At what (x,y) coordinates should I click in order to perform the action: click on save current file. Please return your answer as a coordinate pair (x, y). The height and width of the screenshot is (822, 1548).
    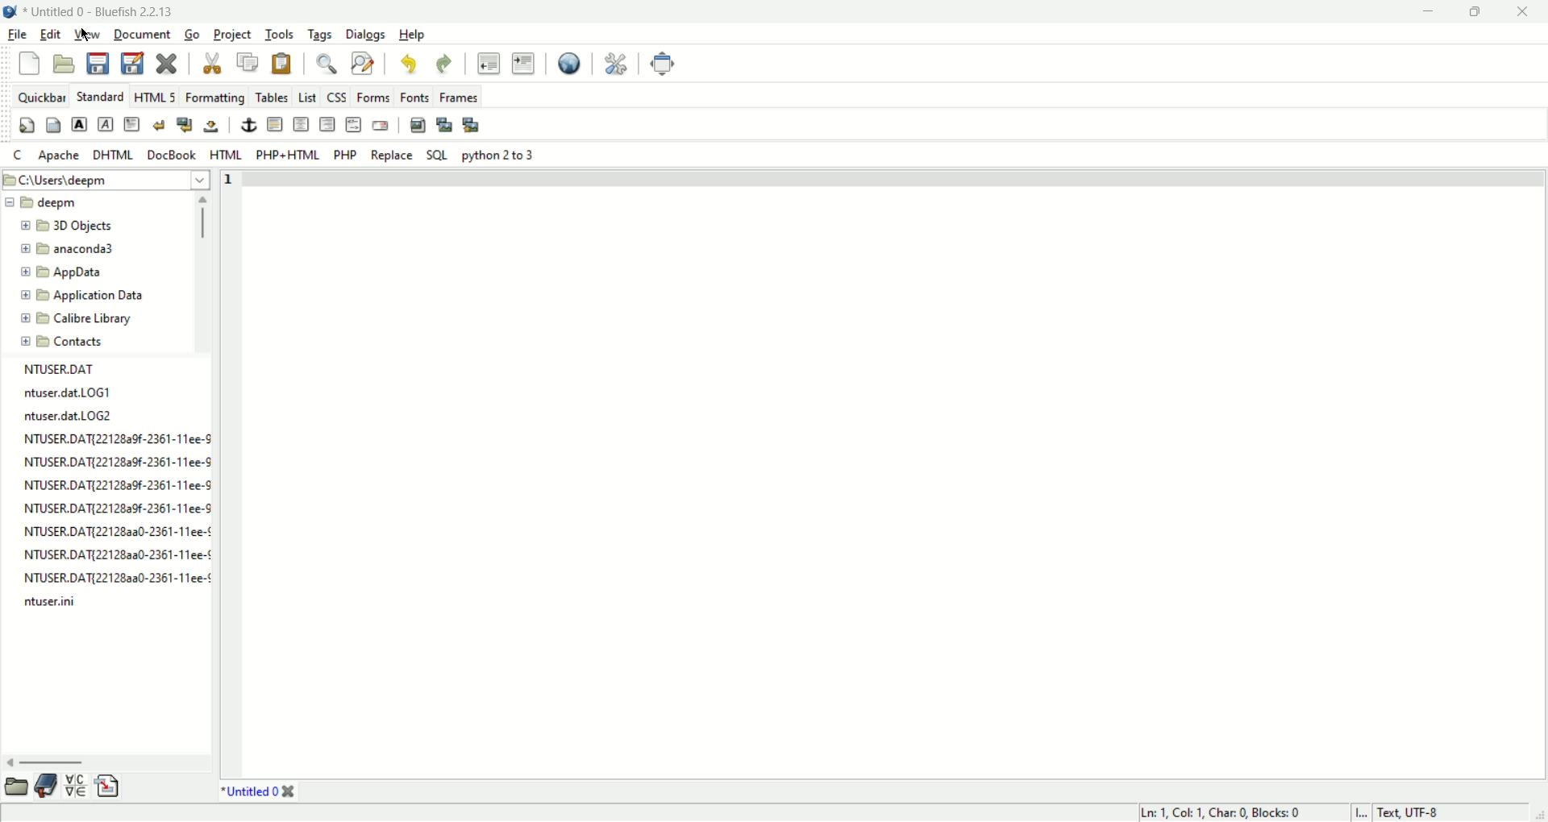
    Looking at the image, I should click on (97, 64).